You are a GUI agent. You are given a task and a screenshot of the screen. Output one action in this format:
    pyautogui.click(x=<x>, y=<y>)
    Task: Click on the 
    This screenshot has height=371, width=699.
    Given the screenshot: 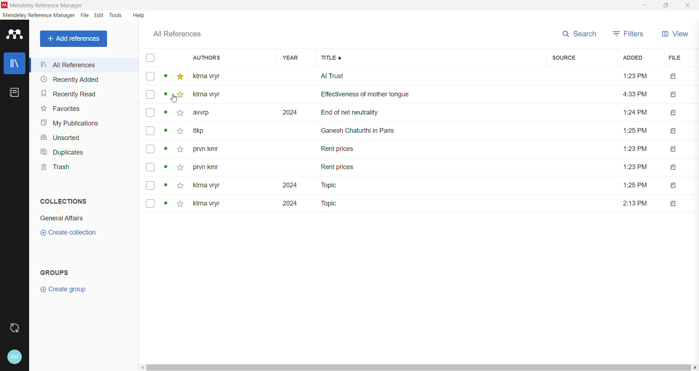 What is the action you would take?
    pyautogui.click(x=633, y=130)
    